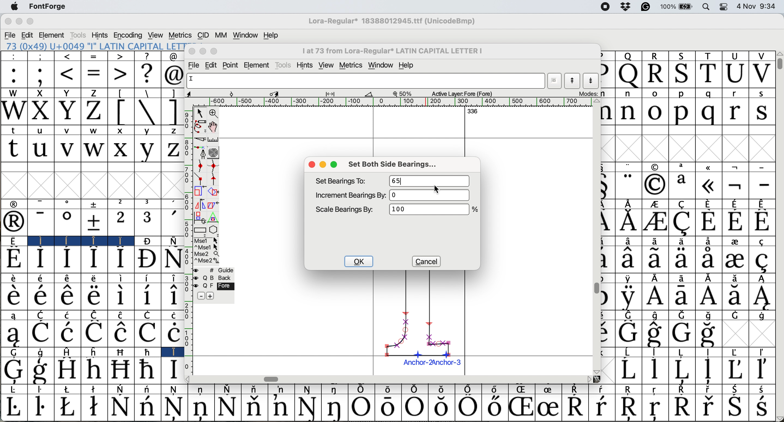  What do you see at coordinates (122, 203) in the screenshot?
I see `2` at bounding box center [122, 203].